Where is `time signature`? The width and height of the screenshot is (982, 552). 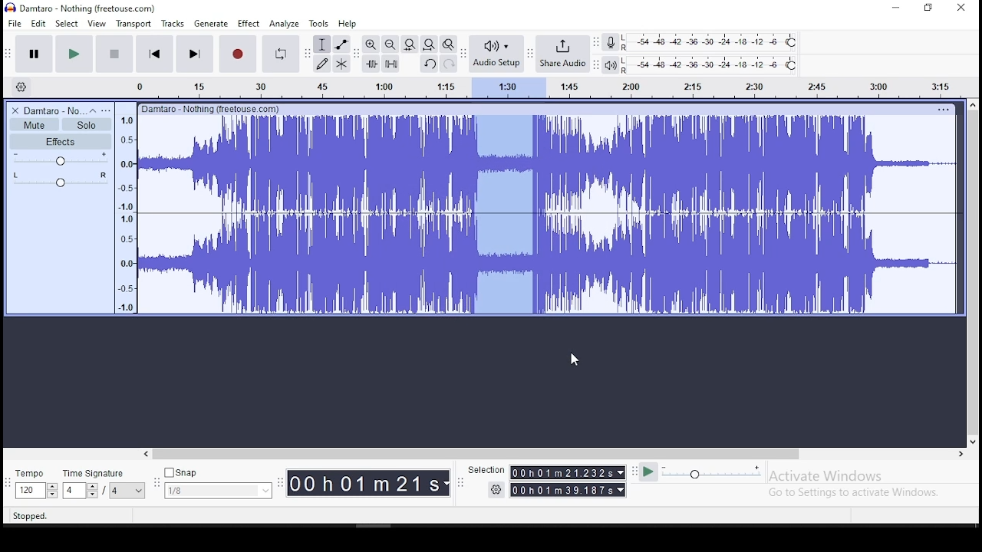 time signature is located at coordinates (104, 473).